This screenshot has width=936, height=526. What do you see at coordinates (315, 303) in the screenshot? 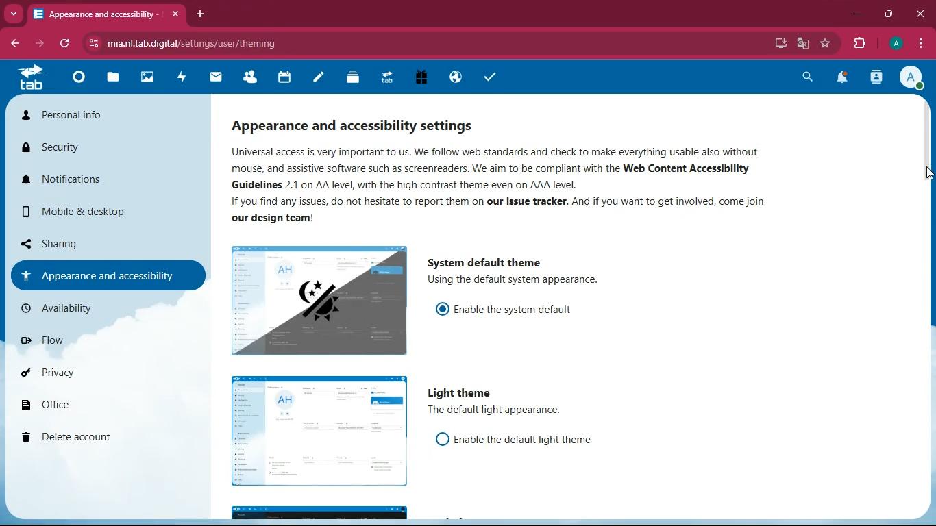
I see `image` at bounding box center [315, 303].